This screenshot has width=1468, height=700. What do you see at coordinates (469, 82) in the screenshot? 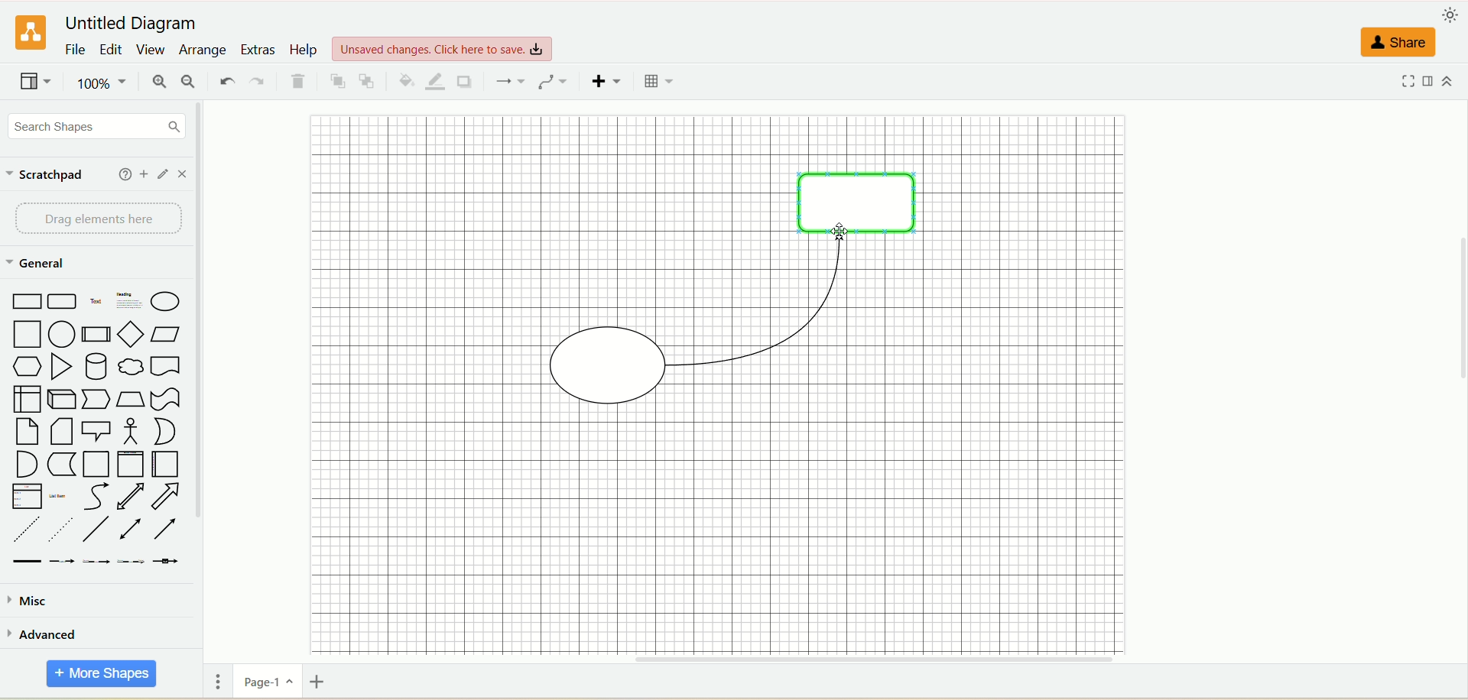
I see `shadow` at bounding box center [469, 82].